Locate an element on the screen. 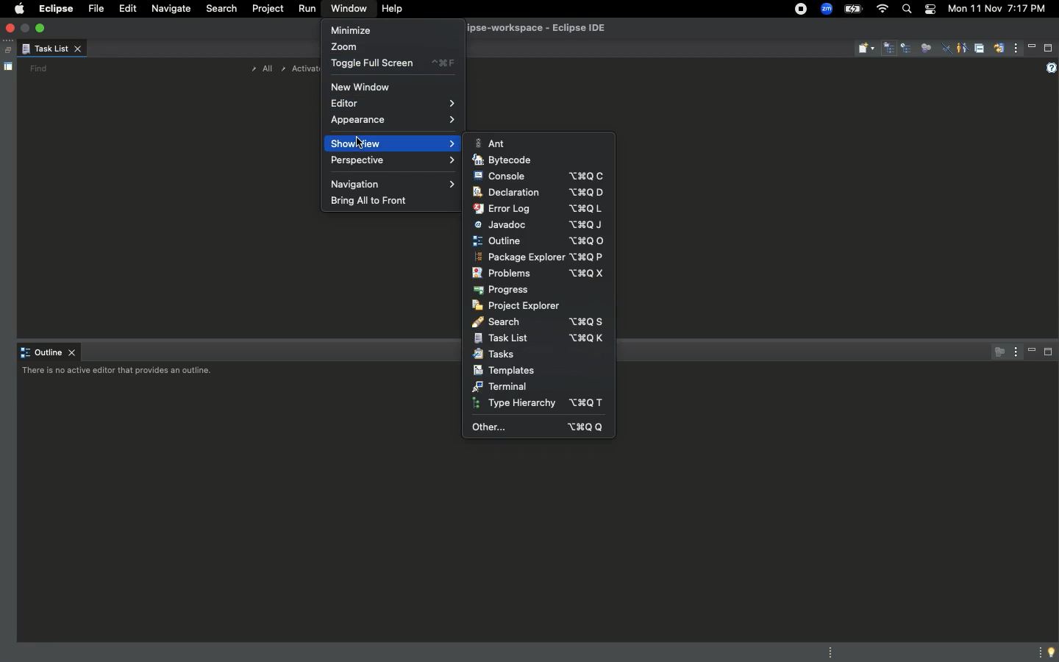 The image size is (1059, 662). cursor is located at coordinates (363, 138).